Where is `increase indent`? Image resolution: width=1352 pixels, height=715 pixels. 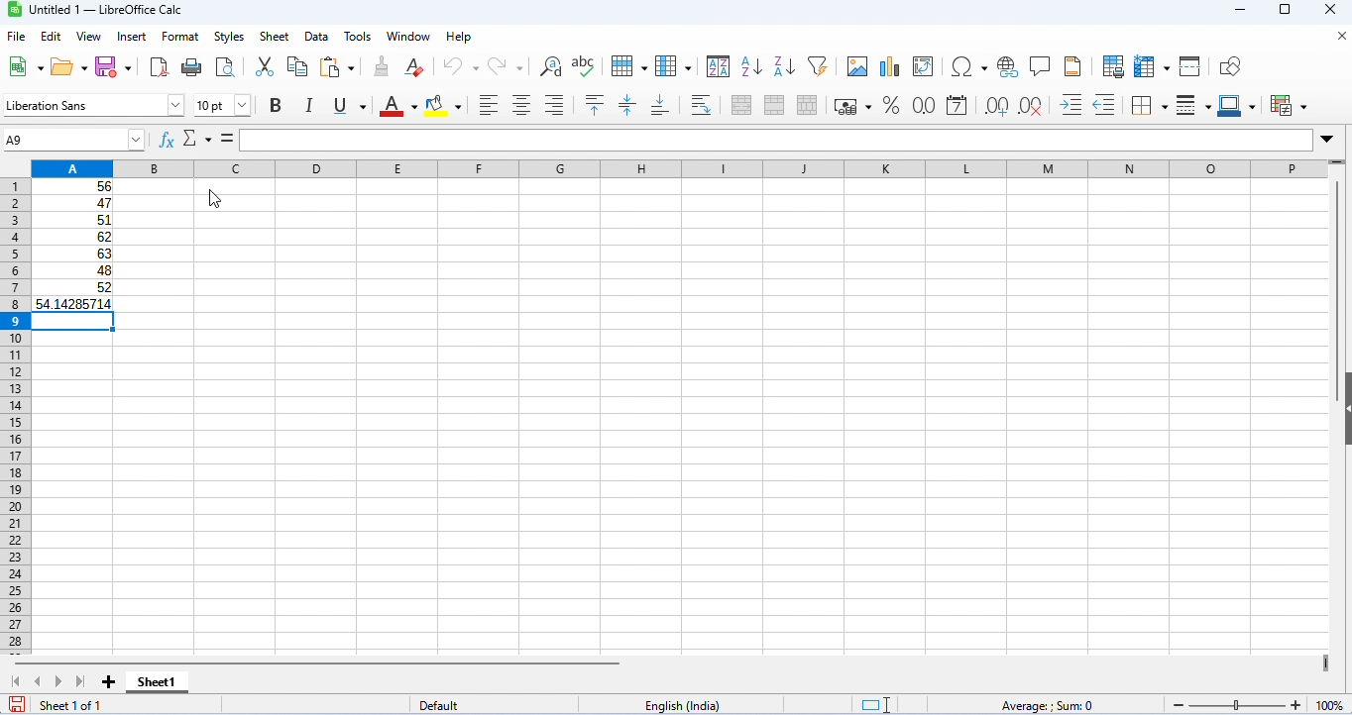 increase indent is located at coordinates (1071, 103).